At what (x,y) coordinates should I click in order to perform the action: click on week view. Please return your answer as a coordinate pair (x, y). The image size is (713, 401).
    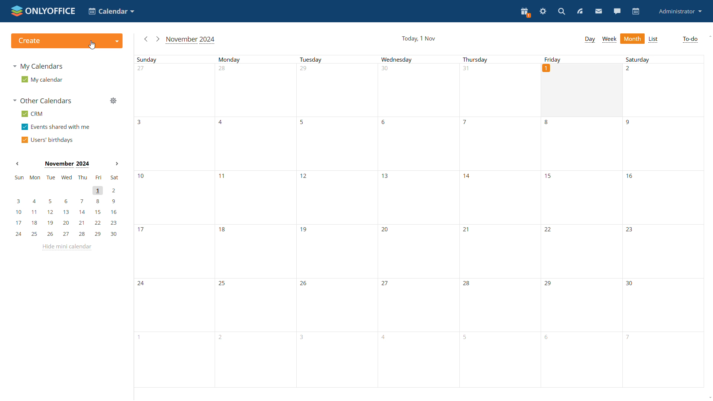
    Looking at the image, I should click on (610, 39).